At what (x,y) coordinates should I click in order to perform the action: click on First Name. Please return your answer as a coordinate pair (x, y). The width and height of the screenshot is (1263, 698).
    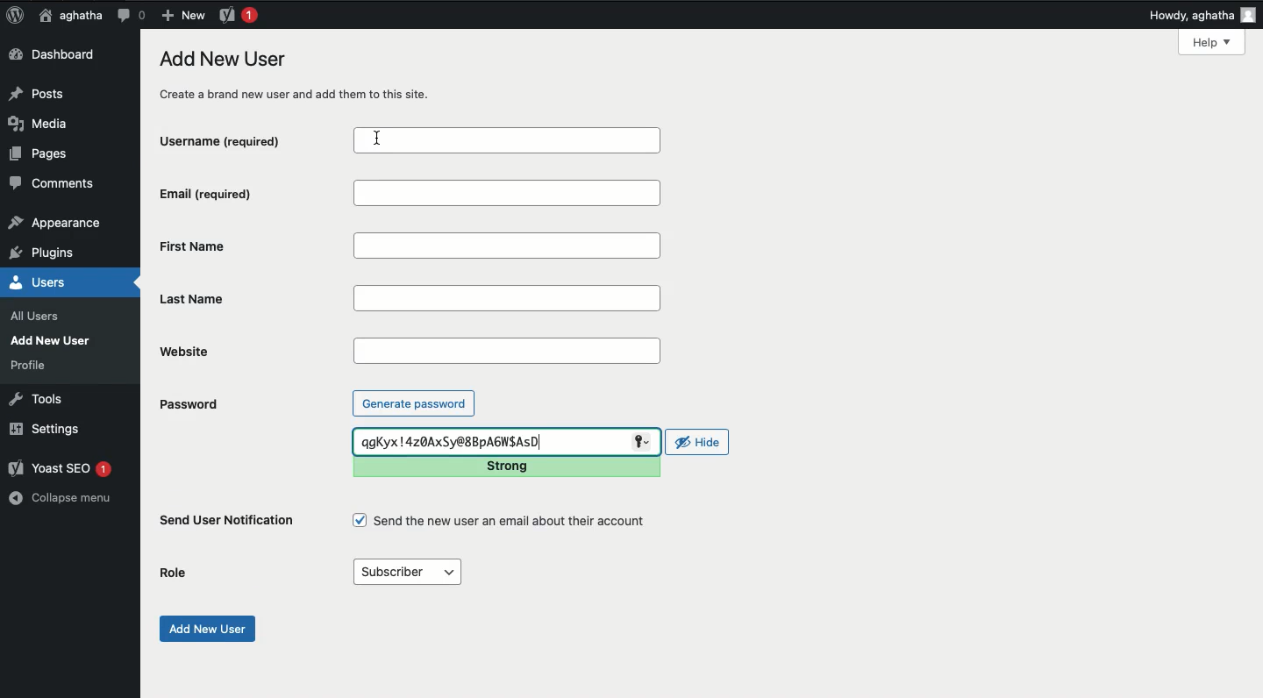
    Looking at the image, I should click on (251, 246).